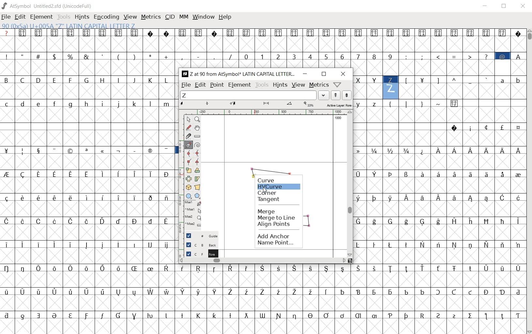  Describe the element at coordinates (270, 192) in the screenshot. I see `corner` at that location.